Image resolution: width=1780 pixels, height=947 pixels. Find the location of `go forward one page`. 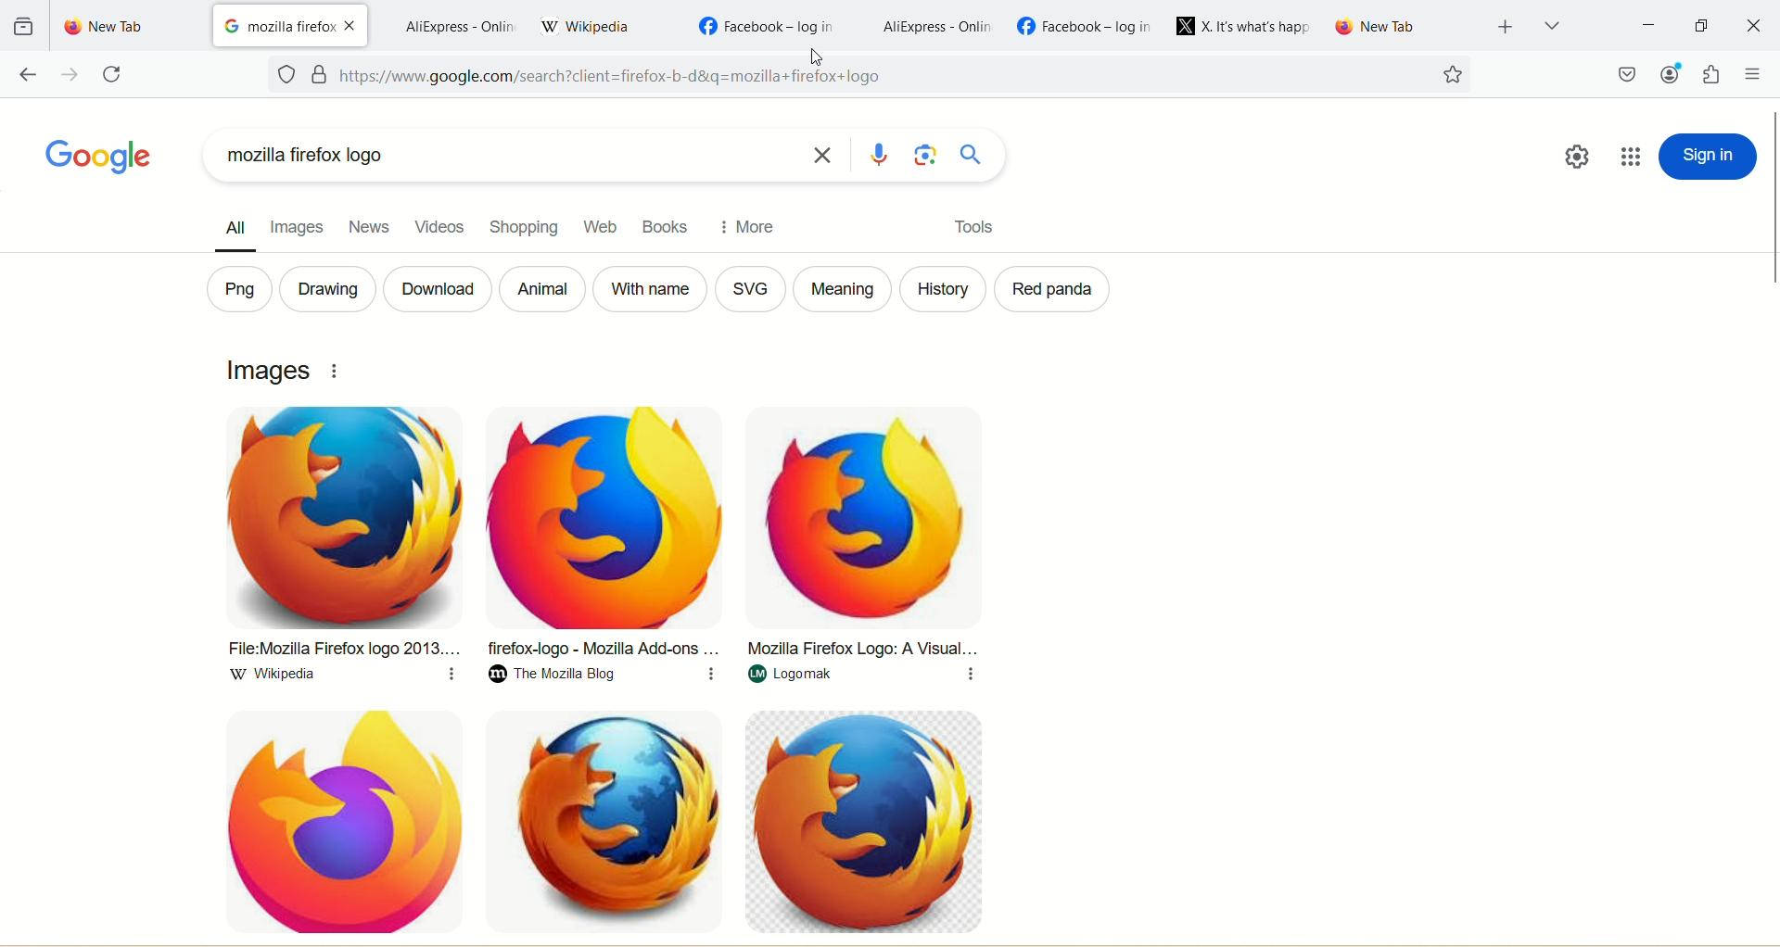

go forward one page is located at coordinates (69, 75).